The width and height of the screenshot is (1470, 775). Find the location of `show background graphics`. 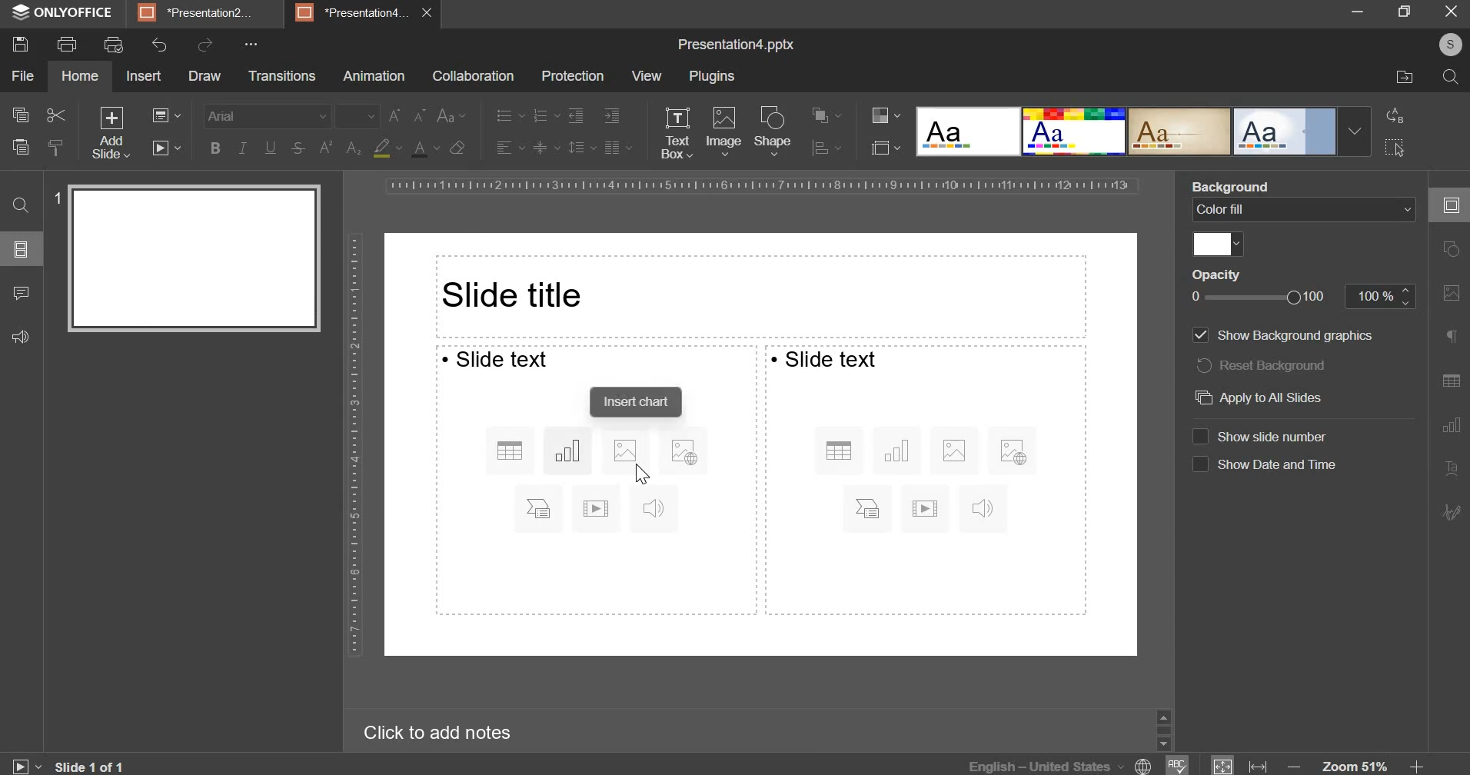

show background graphics is located at coordinates (1296, 334).